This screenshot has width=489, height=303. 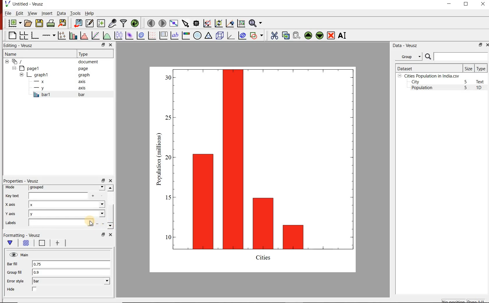 I want to click on Size, so click(x=469, y=68).